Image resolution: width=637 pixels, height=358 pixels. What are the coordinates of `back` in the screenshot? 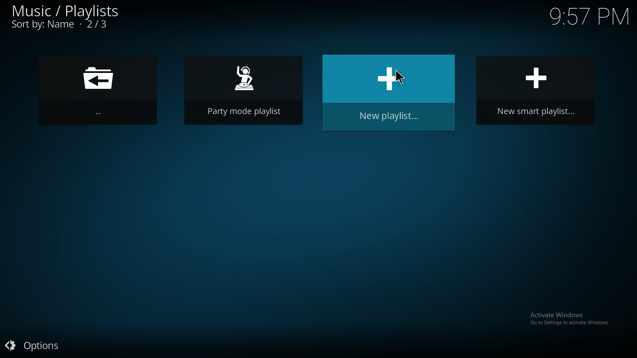 It's located at (97, 90).